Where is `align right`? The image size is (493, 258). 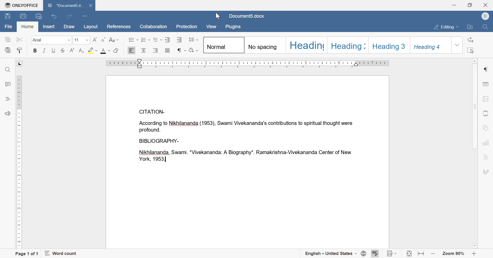 align right is located at coordinates (156, 50).